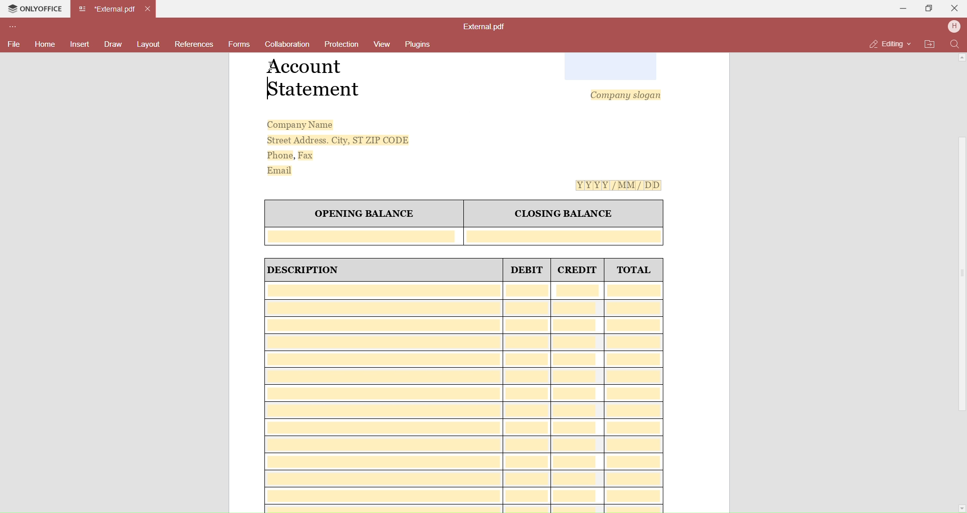 The width and height of the screenshot is (967, 513). Describe the element at coordinates (301, 125) in the screenshot. I see `Company Name` at that location.